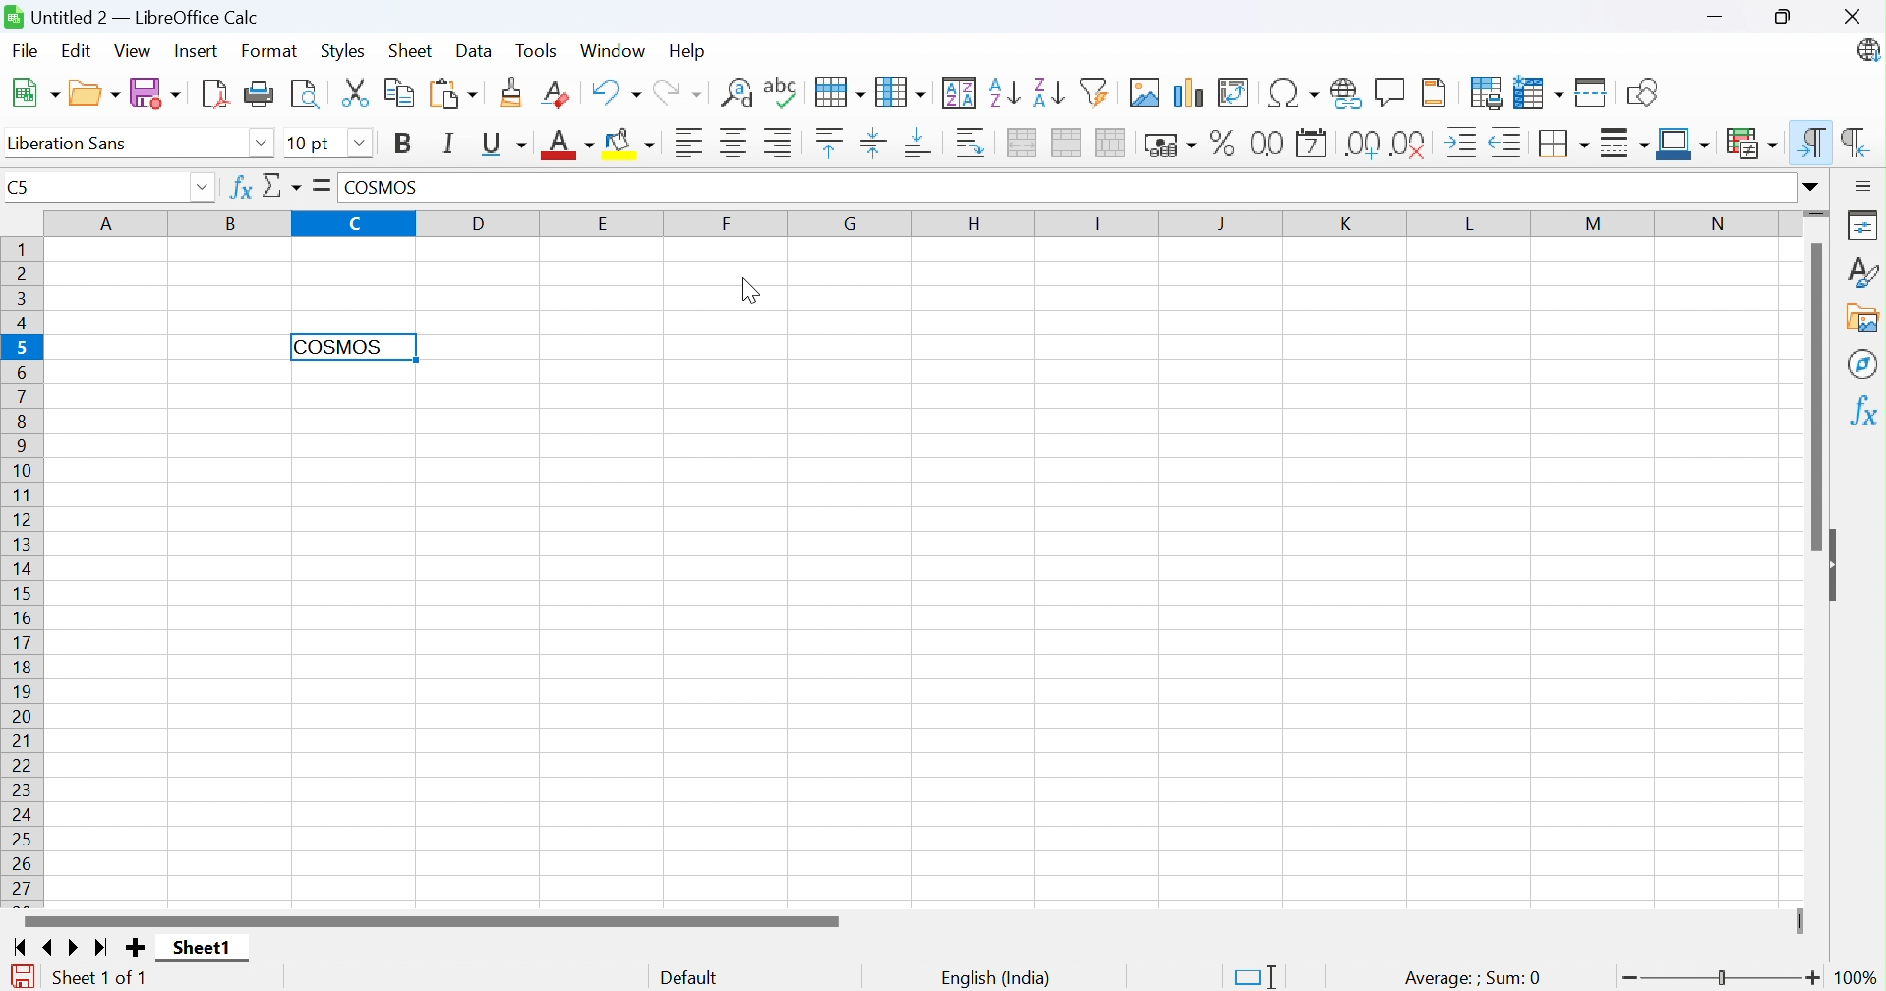 The width and height of the screenshot is (1886, 991). I want to click on Function wizard, so click(242, 189).